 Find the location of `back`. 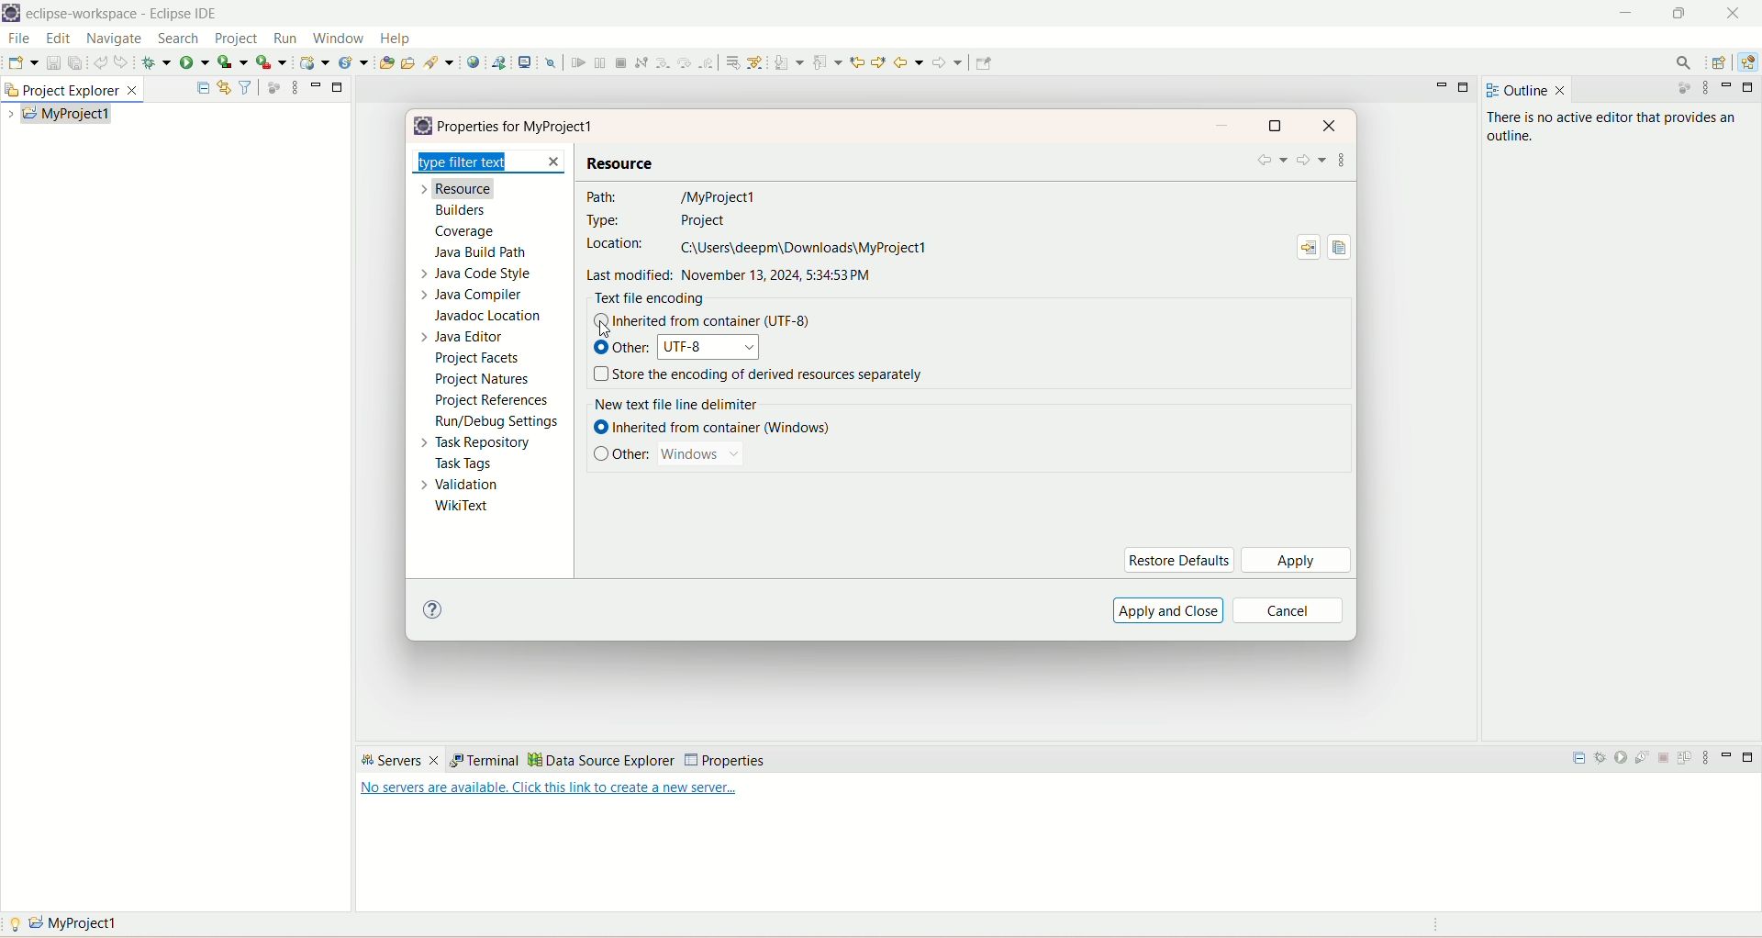

back is located at coordinates (1274, 162).